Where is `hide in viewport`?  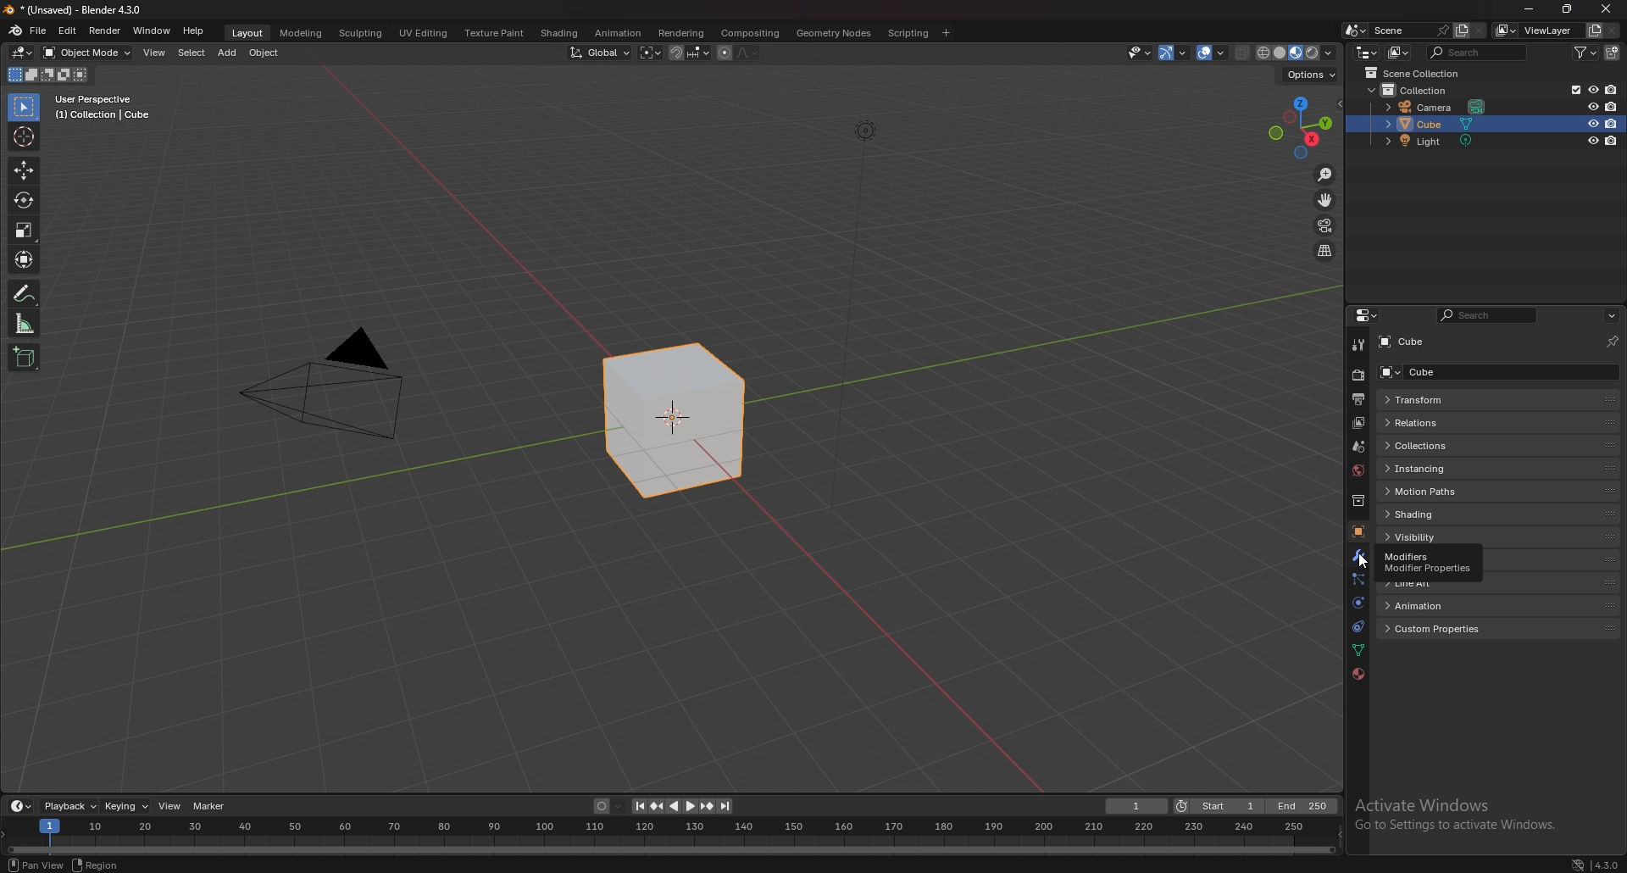 hide in viewport is located at coordinates (1592, 89).